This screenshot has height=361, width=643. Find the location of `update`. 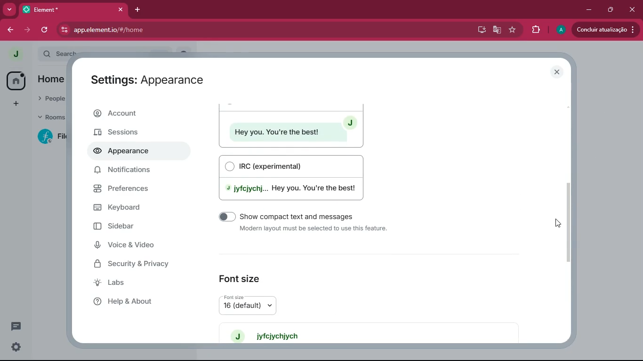

update is located at coordinates (605, 30).